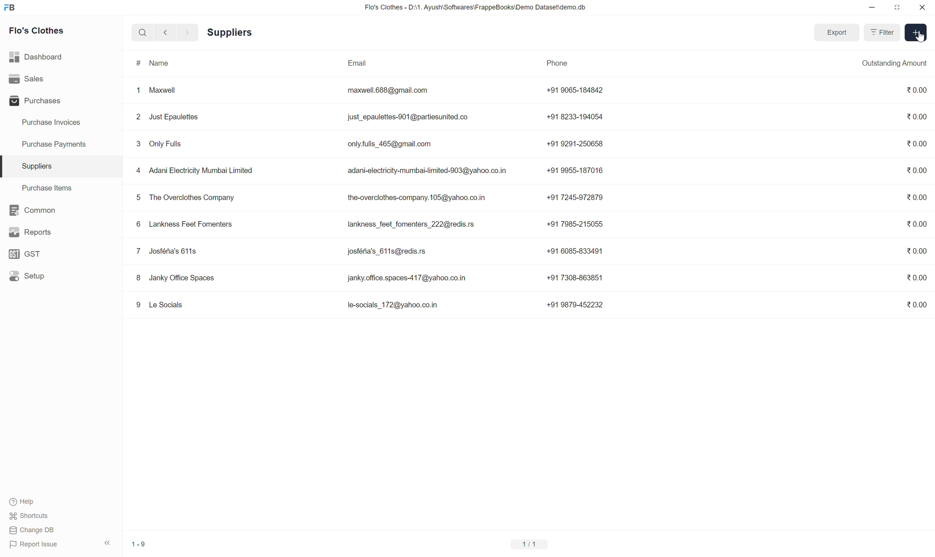  I want to click on Sales, so click(61, 79).